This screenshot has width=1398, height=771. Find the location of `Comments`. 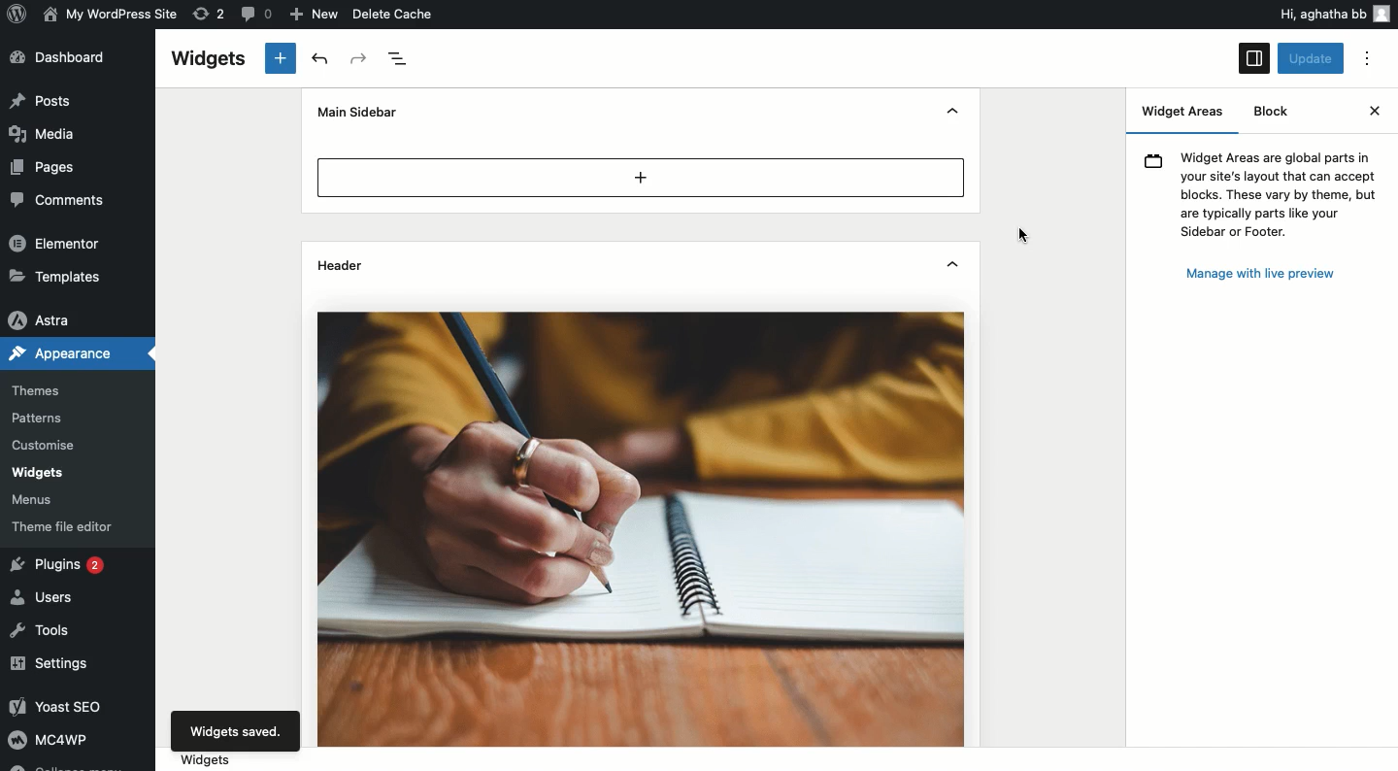

Comments is located at coordinates (52, 199).